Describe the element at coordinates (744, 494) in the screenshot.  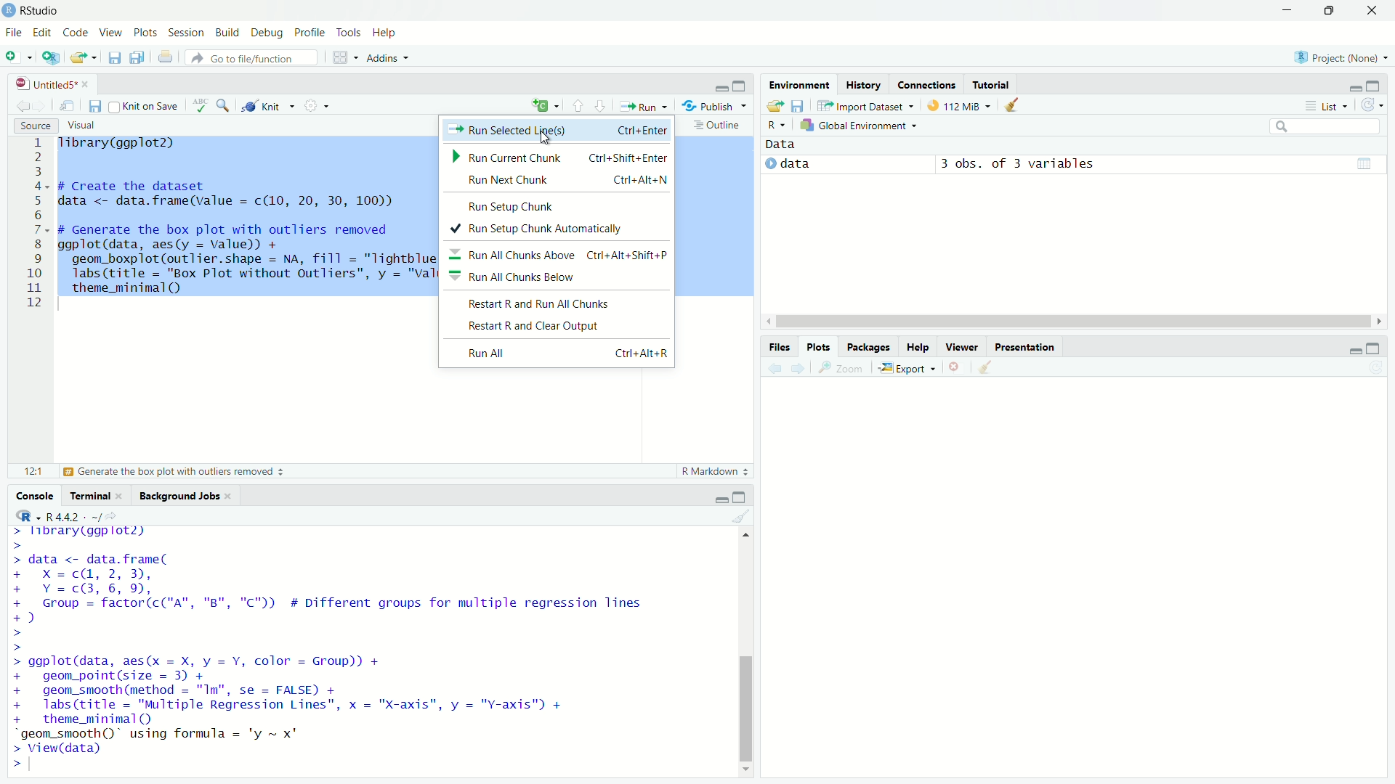
I see `maximise` at that location.